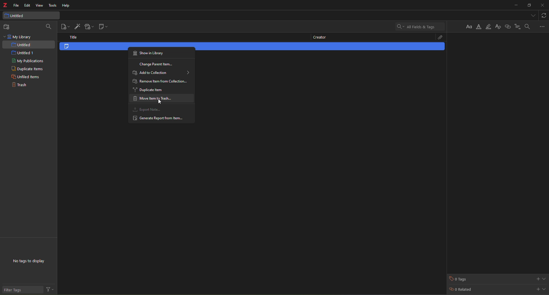 The height and width of the screenshot is (295, 549). I want to click on untitled 1, so click(22, 53).